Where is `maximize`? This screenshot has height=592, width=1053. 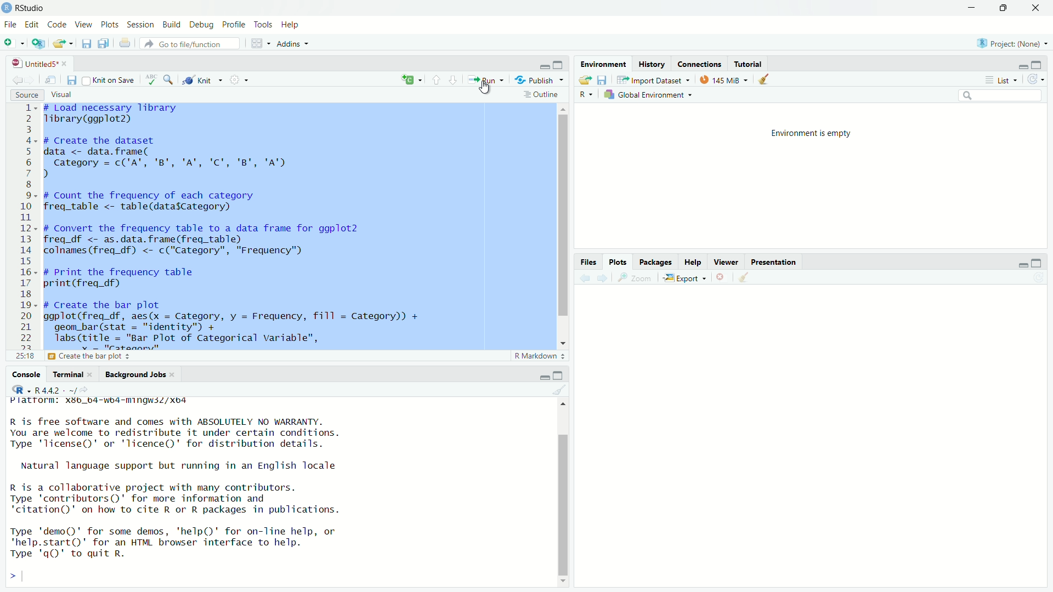
maximize is located at coordinates (558, 375).